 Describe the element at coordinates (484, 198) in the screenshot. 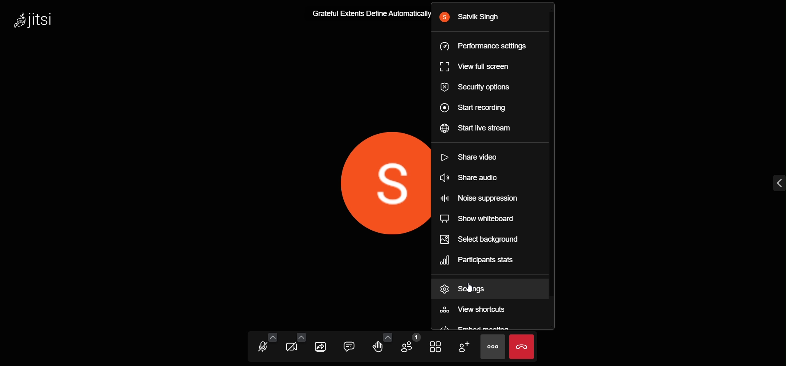

I see `noise suppression` at that location.